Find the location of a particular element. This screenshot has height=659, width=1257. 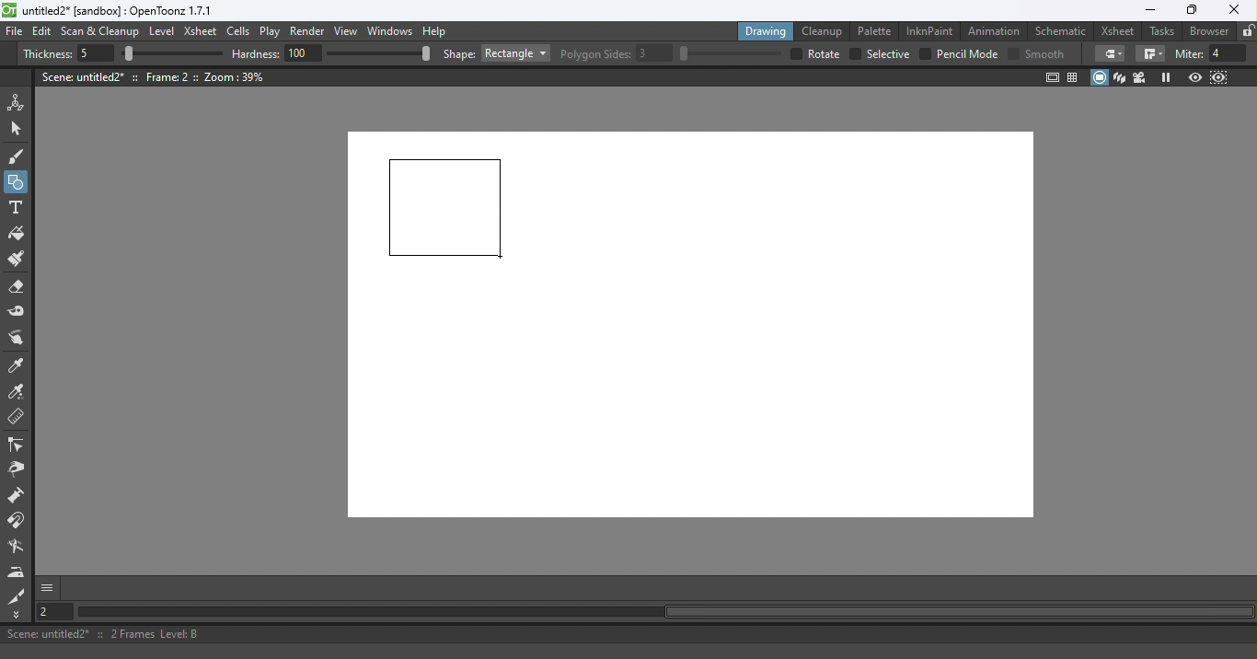

Finger tool is located at coordinates (17, 340).